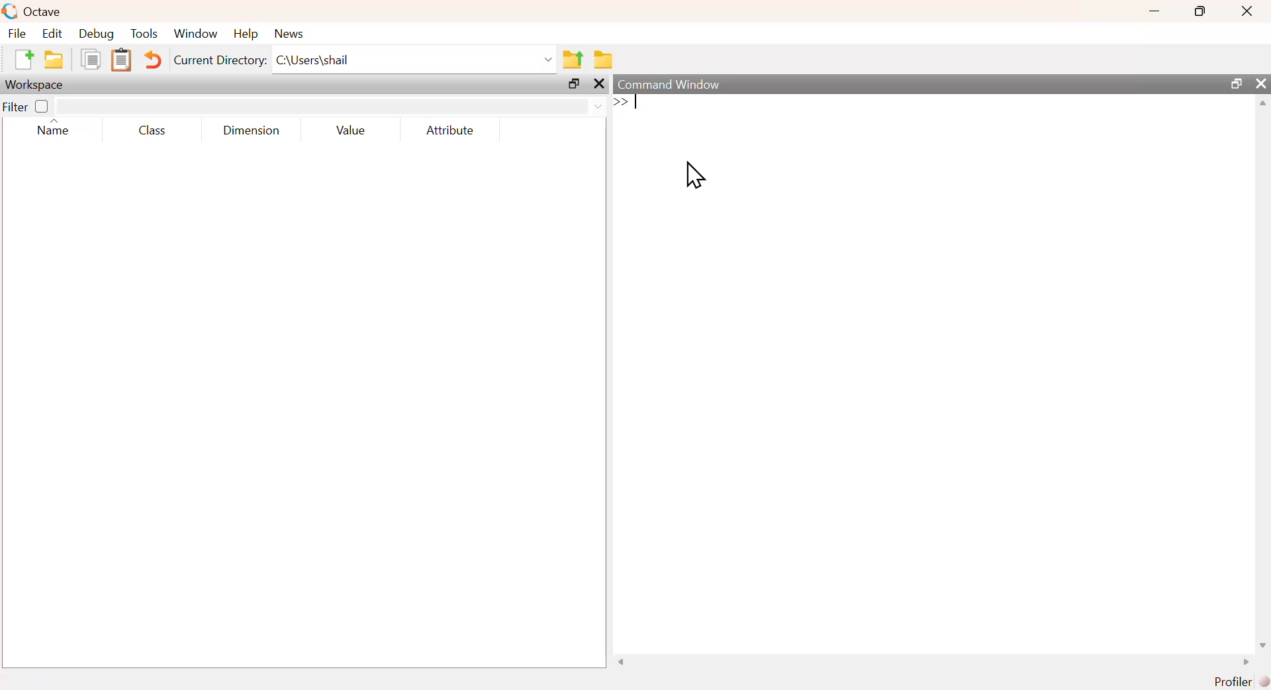 This screenshot has height=690, width=1271. I want to click on Filter, so click(29, 106).